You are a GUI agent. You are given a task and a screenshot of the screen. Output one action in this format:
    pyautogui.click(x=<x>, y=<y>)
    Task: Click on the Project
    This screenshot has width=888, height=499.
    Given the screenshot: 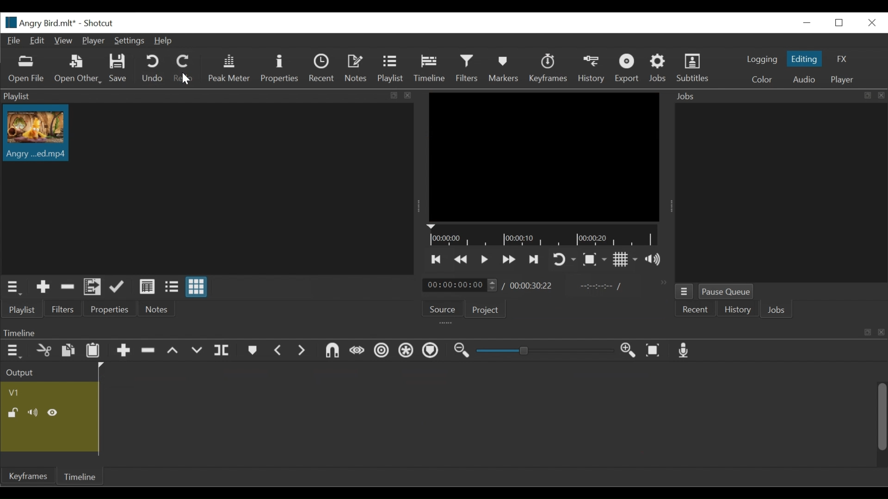 What is the action you would take?
    pyautogui.click(x=483, y=309)
    